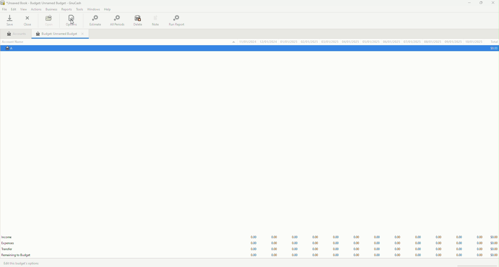 The height and width of the screenshot is (267, 499). I want to click on cursor, so click(71, 23).